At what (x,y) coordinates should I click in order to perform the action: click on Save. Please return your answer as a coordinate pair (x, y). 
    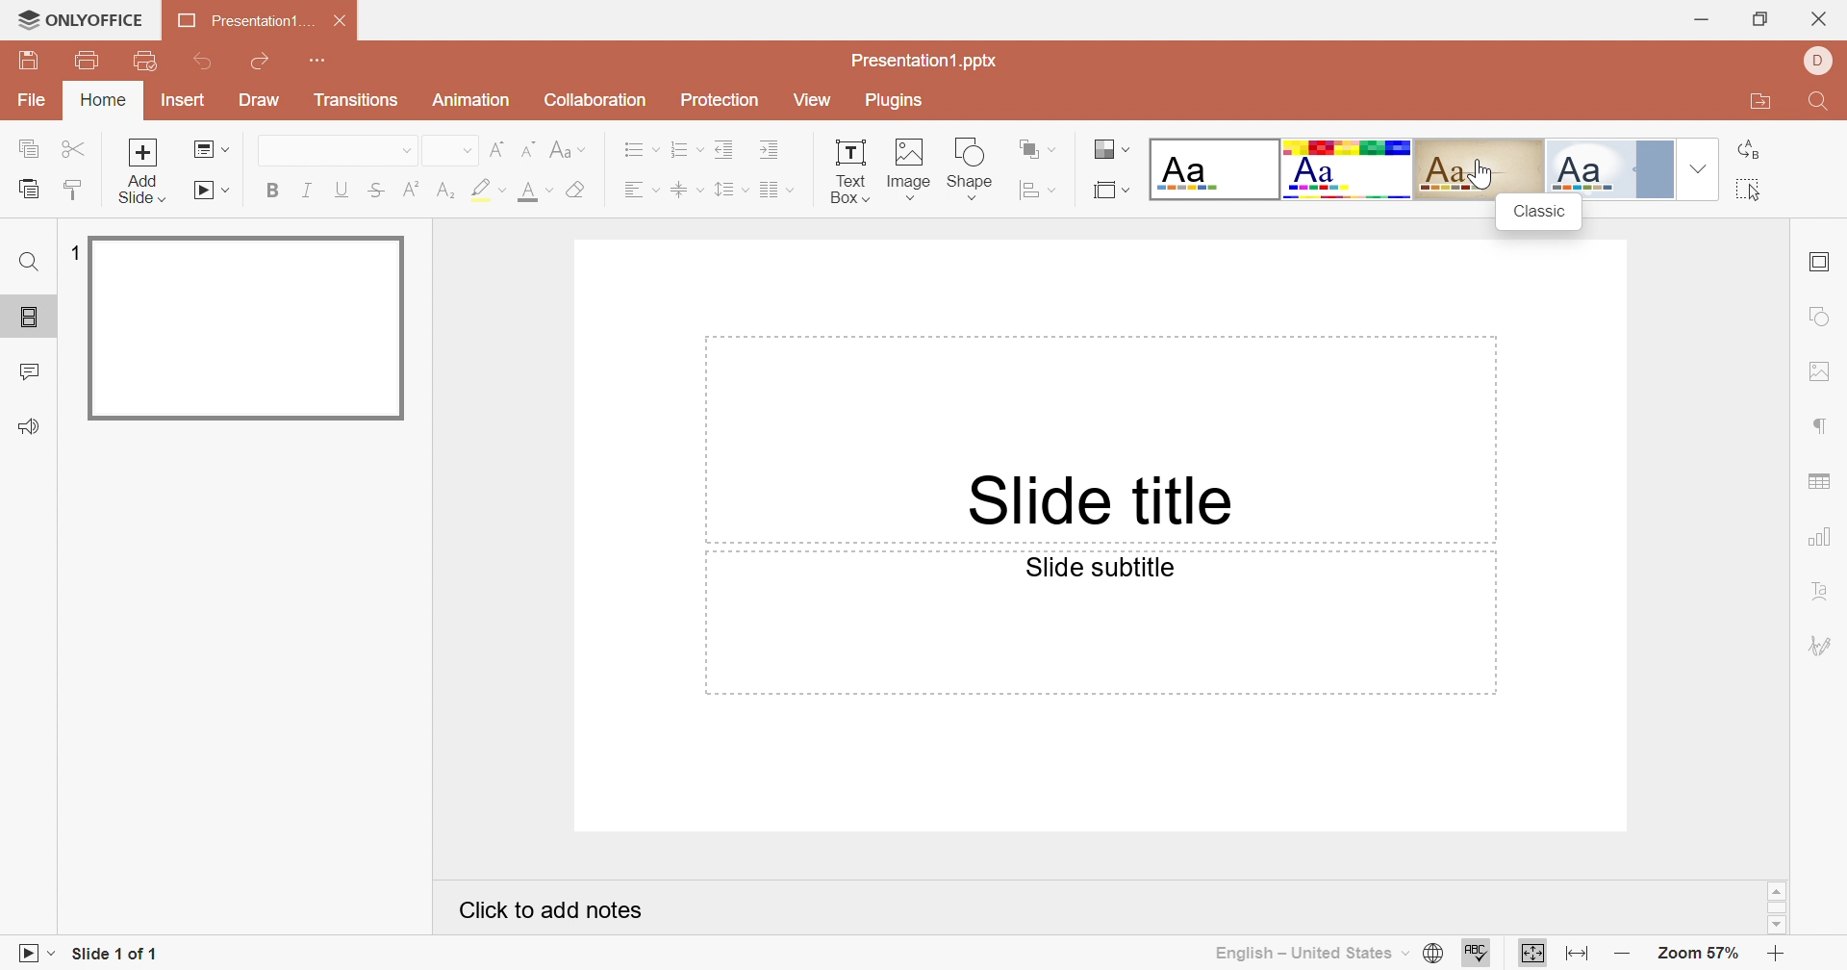
    Looking at the image, I should click on (26, 60).